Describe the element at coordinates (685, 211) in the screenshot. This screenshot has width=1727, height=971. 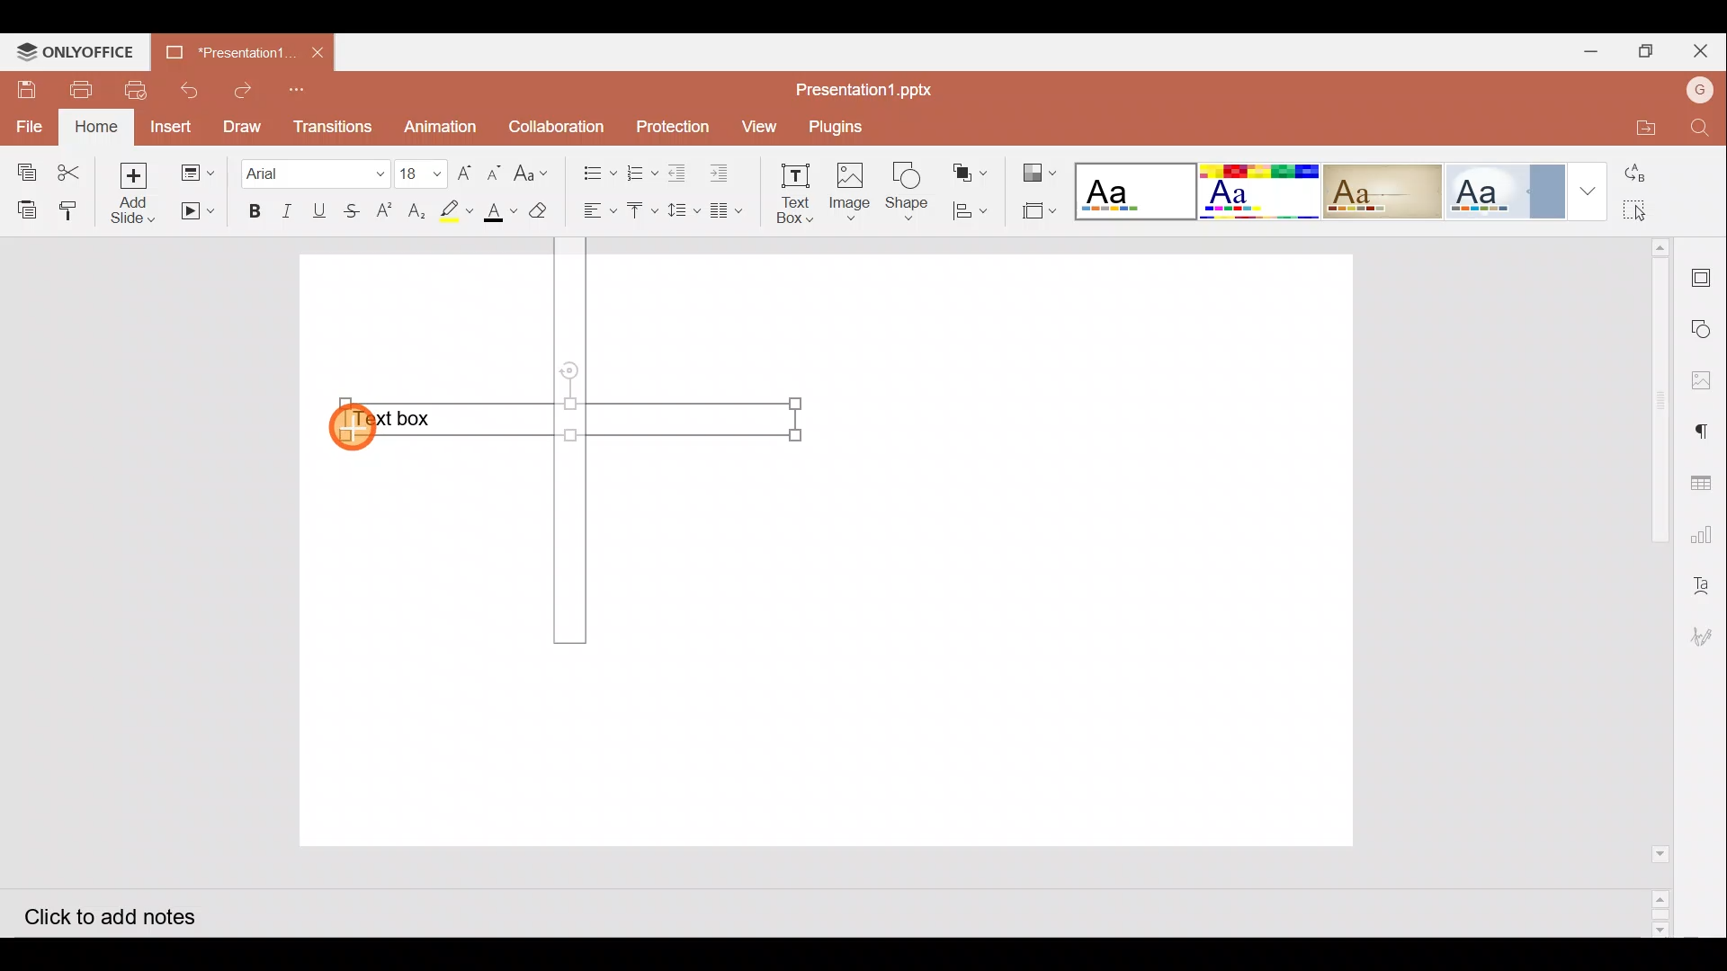
I see `Line spacing` at that location.